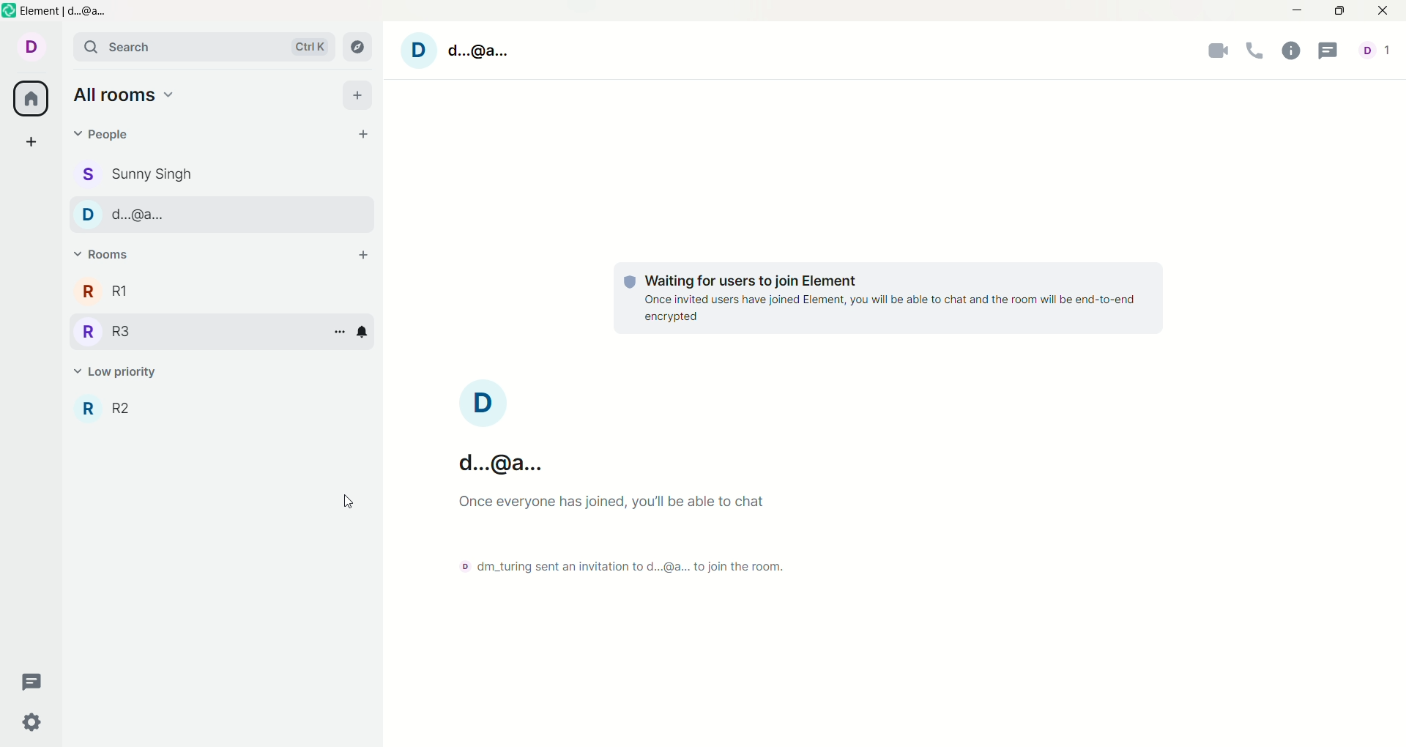  I want to click on information, so click(1290, 52).